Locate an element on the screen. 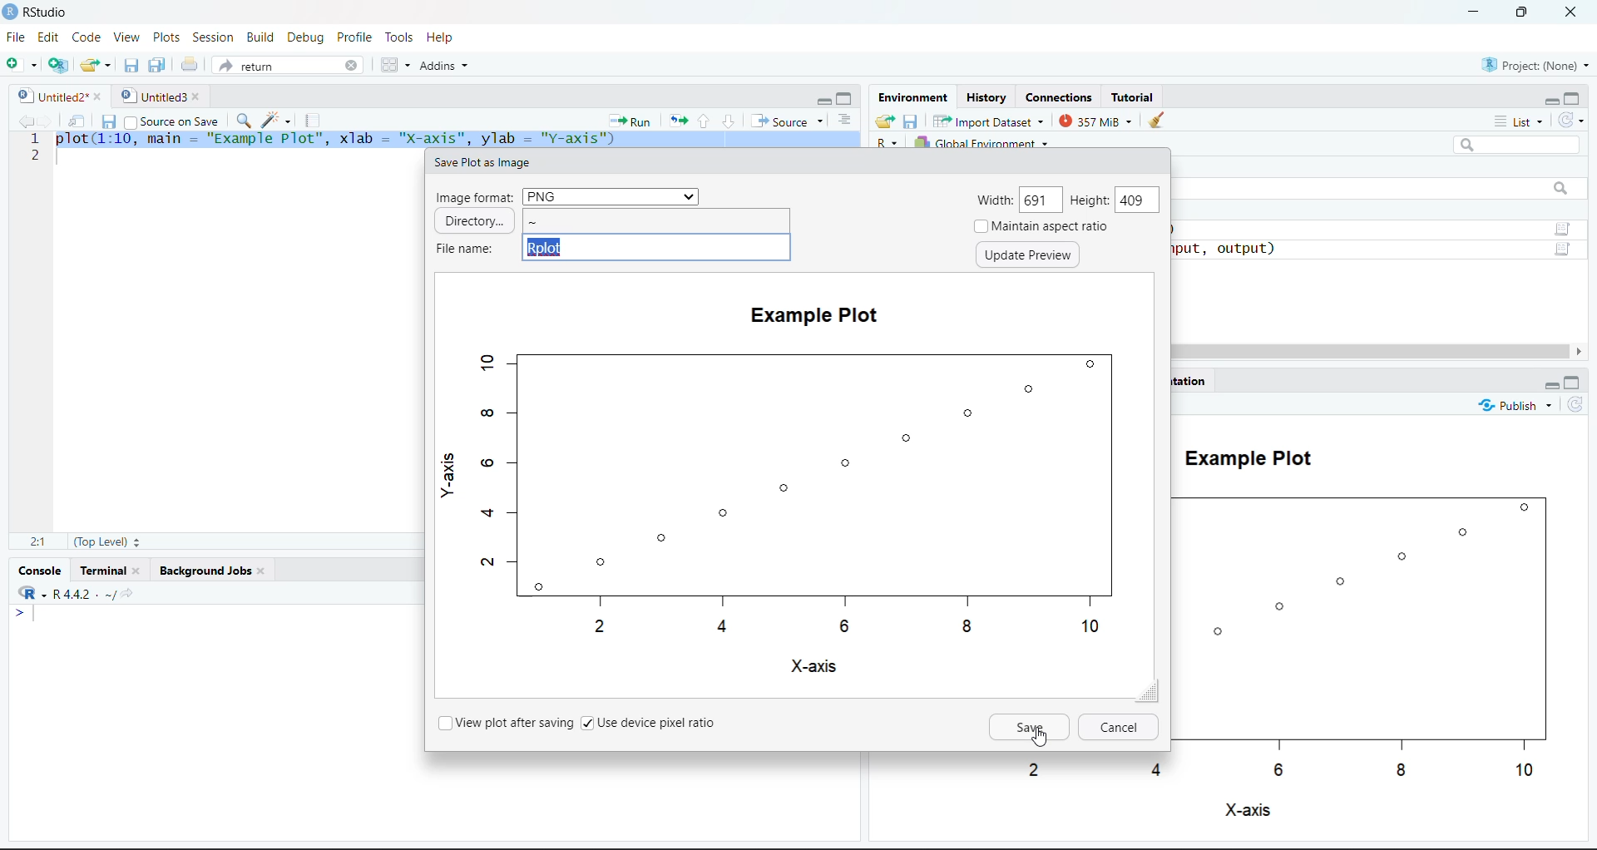 The image size is (1597, 850). Directory.. is located at coordinates (474, 220).